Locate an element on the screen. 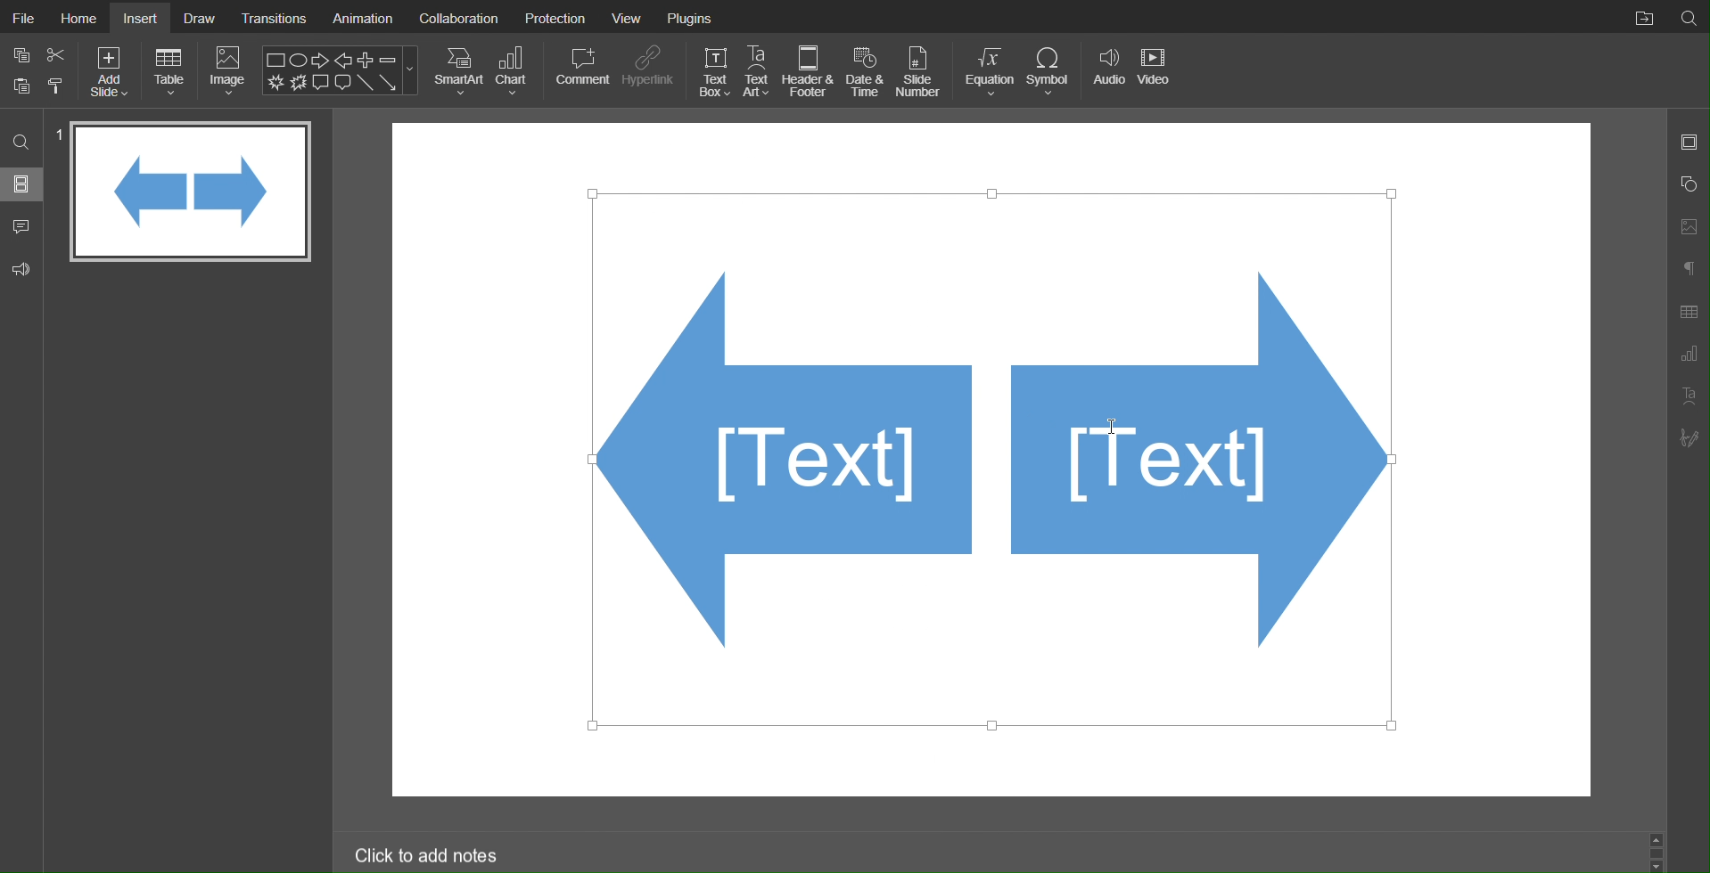  Header & Footer is located at coordinates (810, 71).